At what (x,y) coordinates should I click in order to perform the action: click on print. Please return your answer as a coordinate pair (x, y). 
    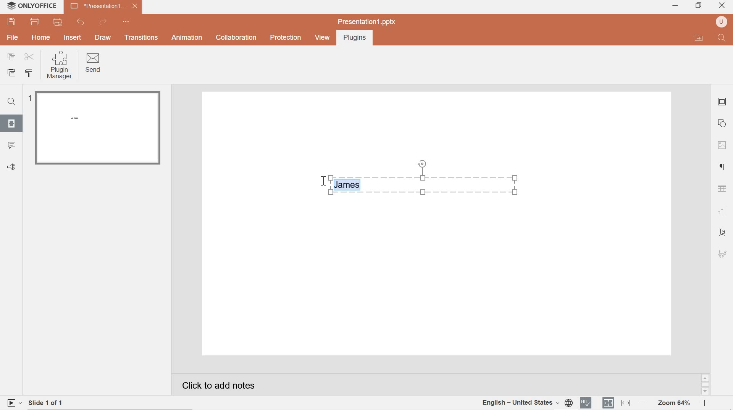
    Looking at the image, I should click on (36, 22).